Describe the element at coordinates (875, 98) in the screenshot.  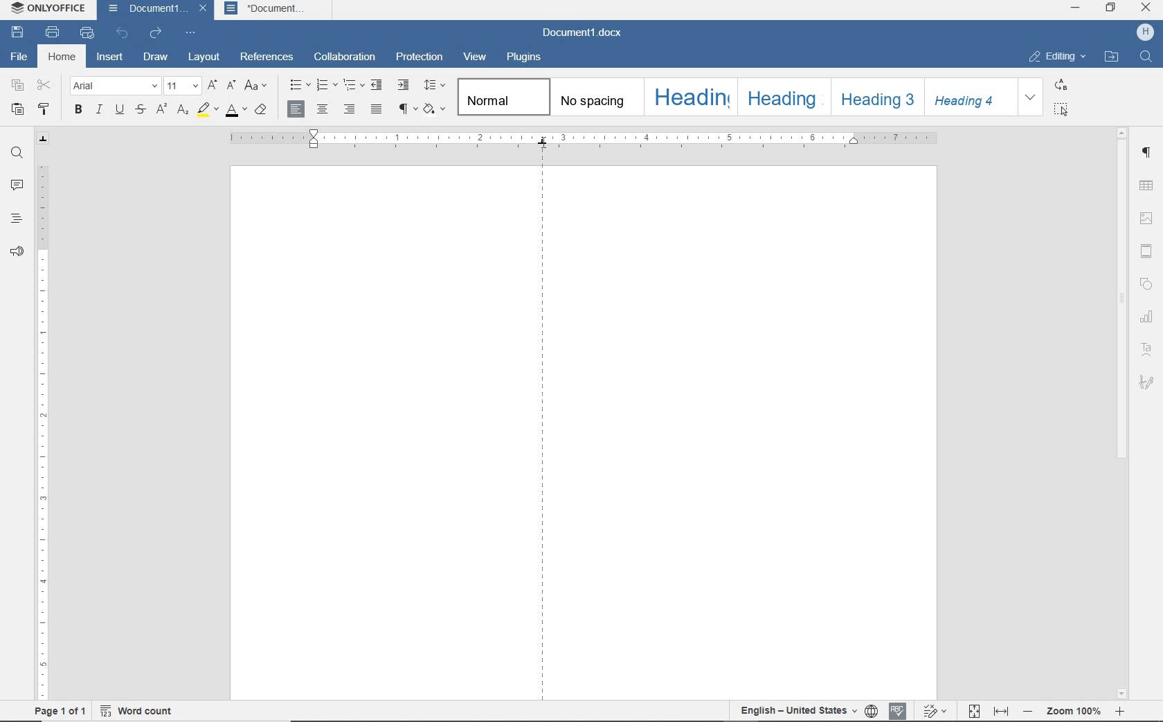
I see `HEADING 3` at that location.